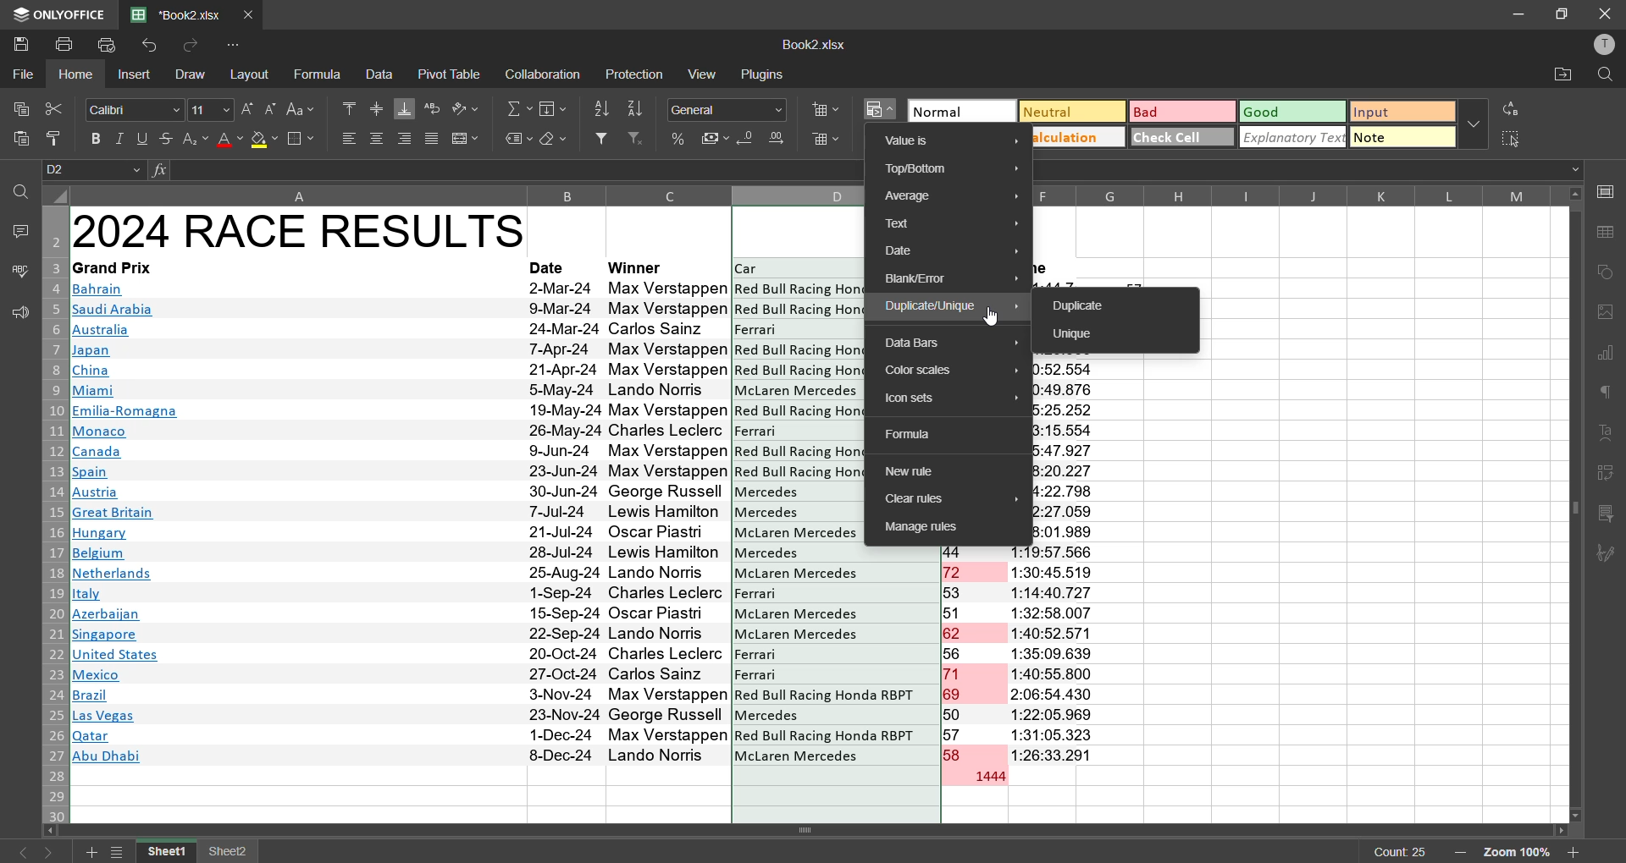  I want to click on font color, so click(229, 139).